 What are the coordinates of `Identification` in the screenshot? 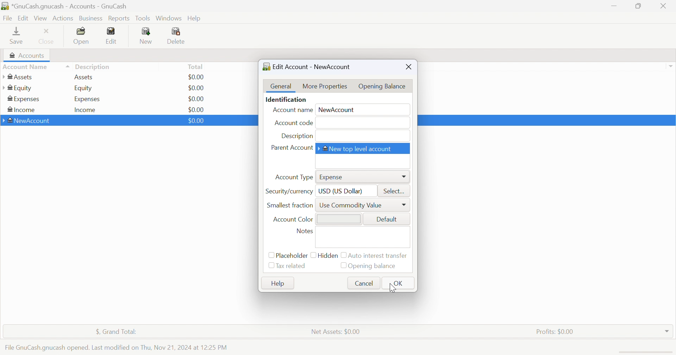 It's located at (287, 100).